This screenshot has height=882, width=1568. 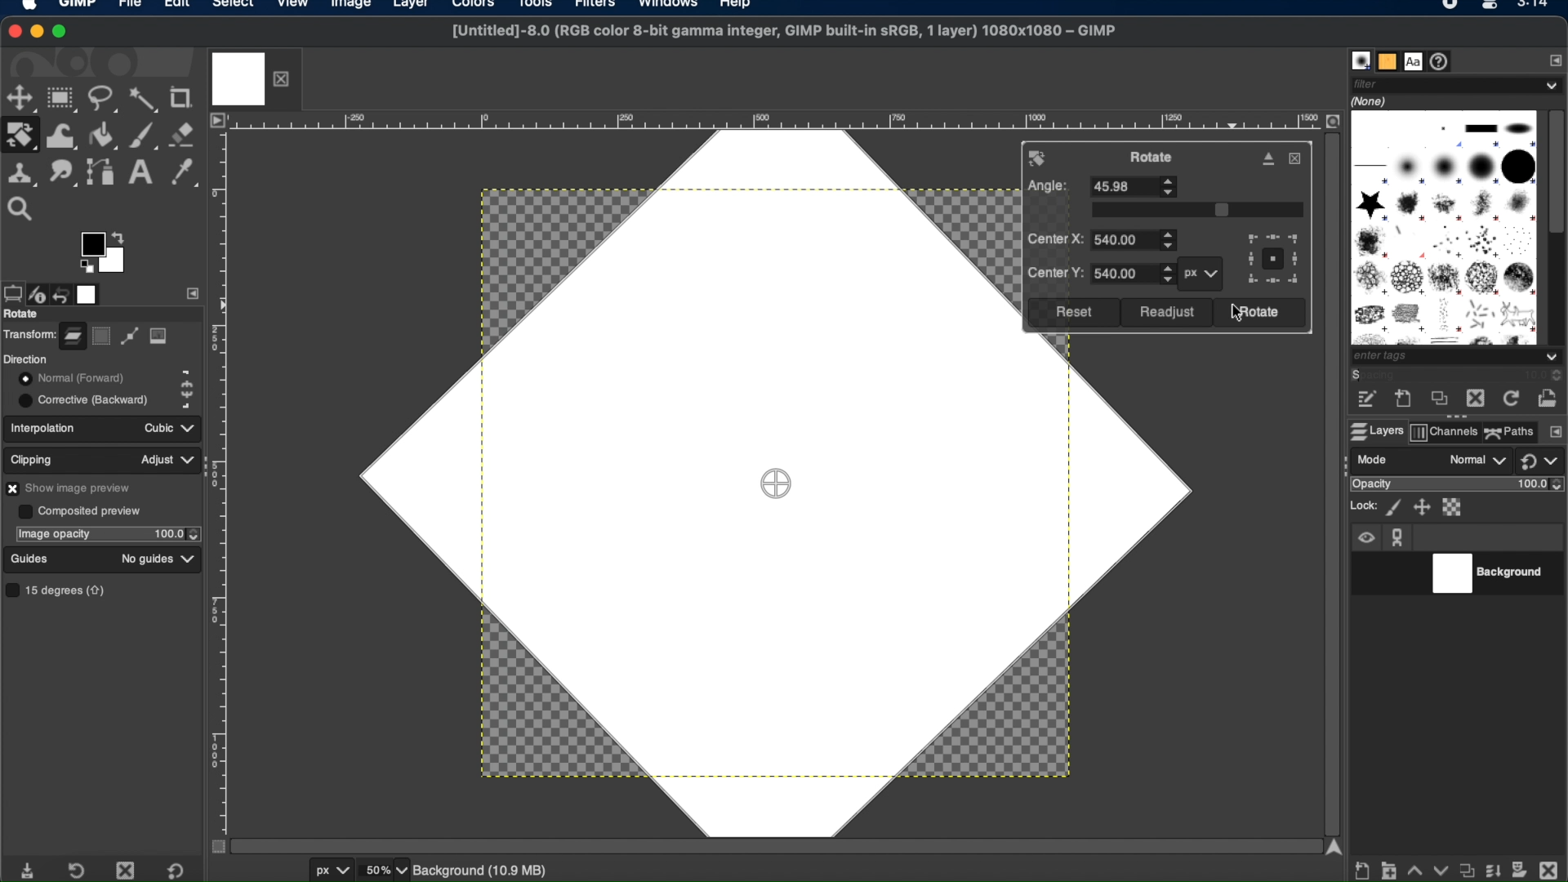 What do you see at coordinates (233, 7) in the screenshot?
I see `select` at bounding box center [233, 7].